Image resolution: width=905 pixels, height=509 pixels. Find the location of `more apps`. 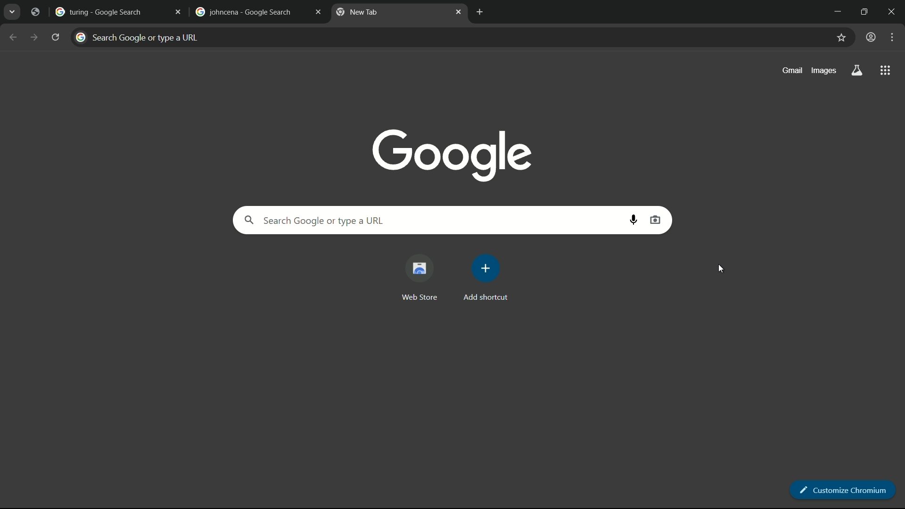

more apps is located at coordinates (884, 71).